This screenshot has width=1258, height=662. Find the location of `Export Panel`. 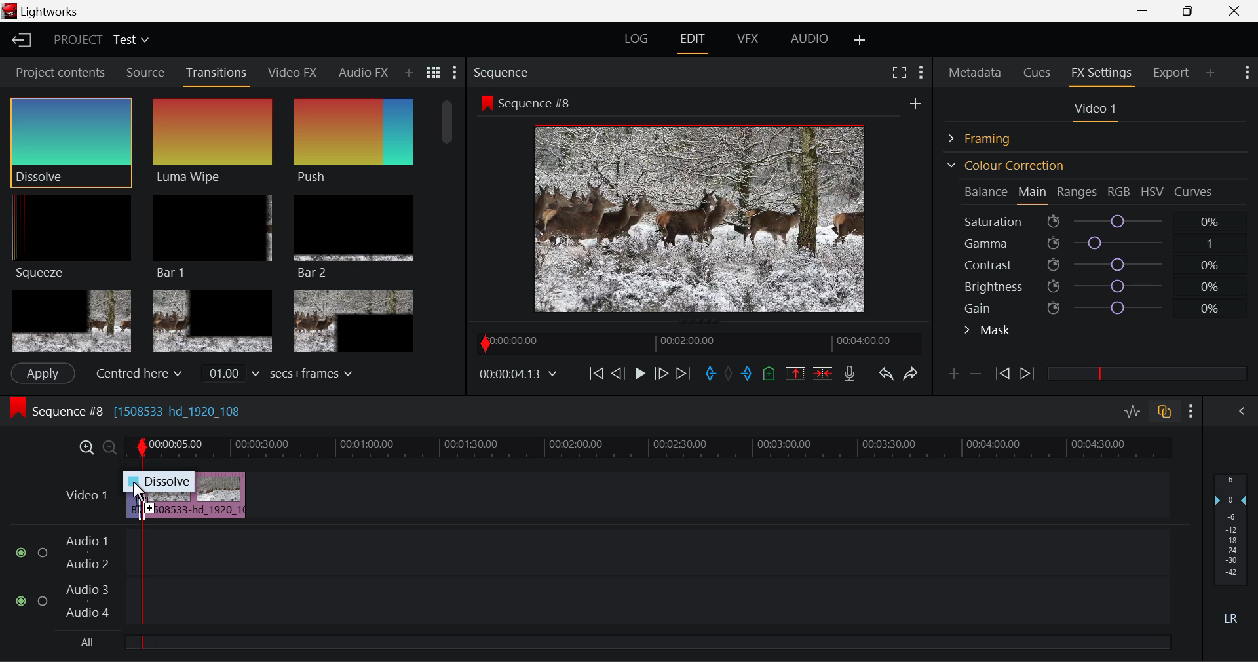

Export Panel is located at coordinates (1173, 72).